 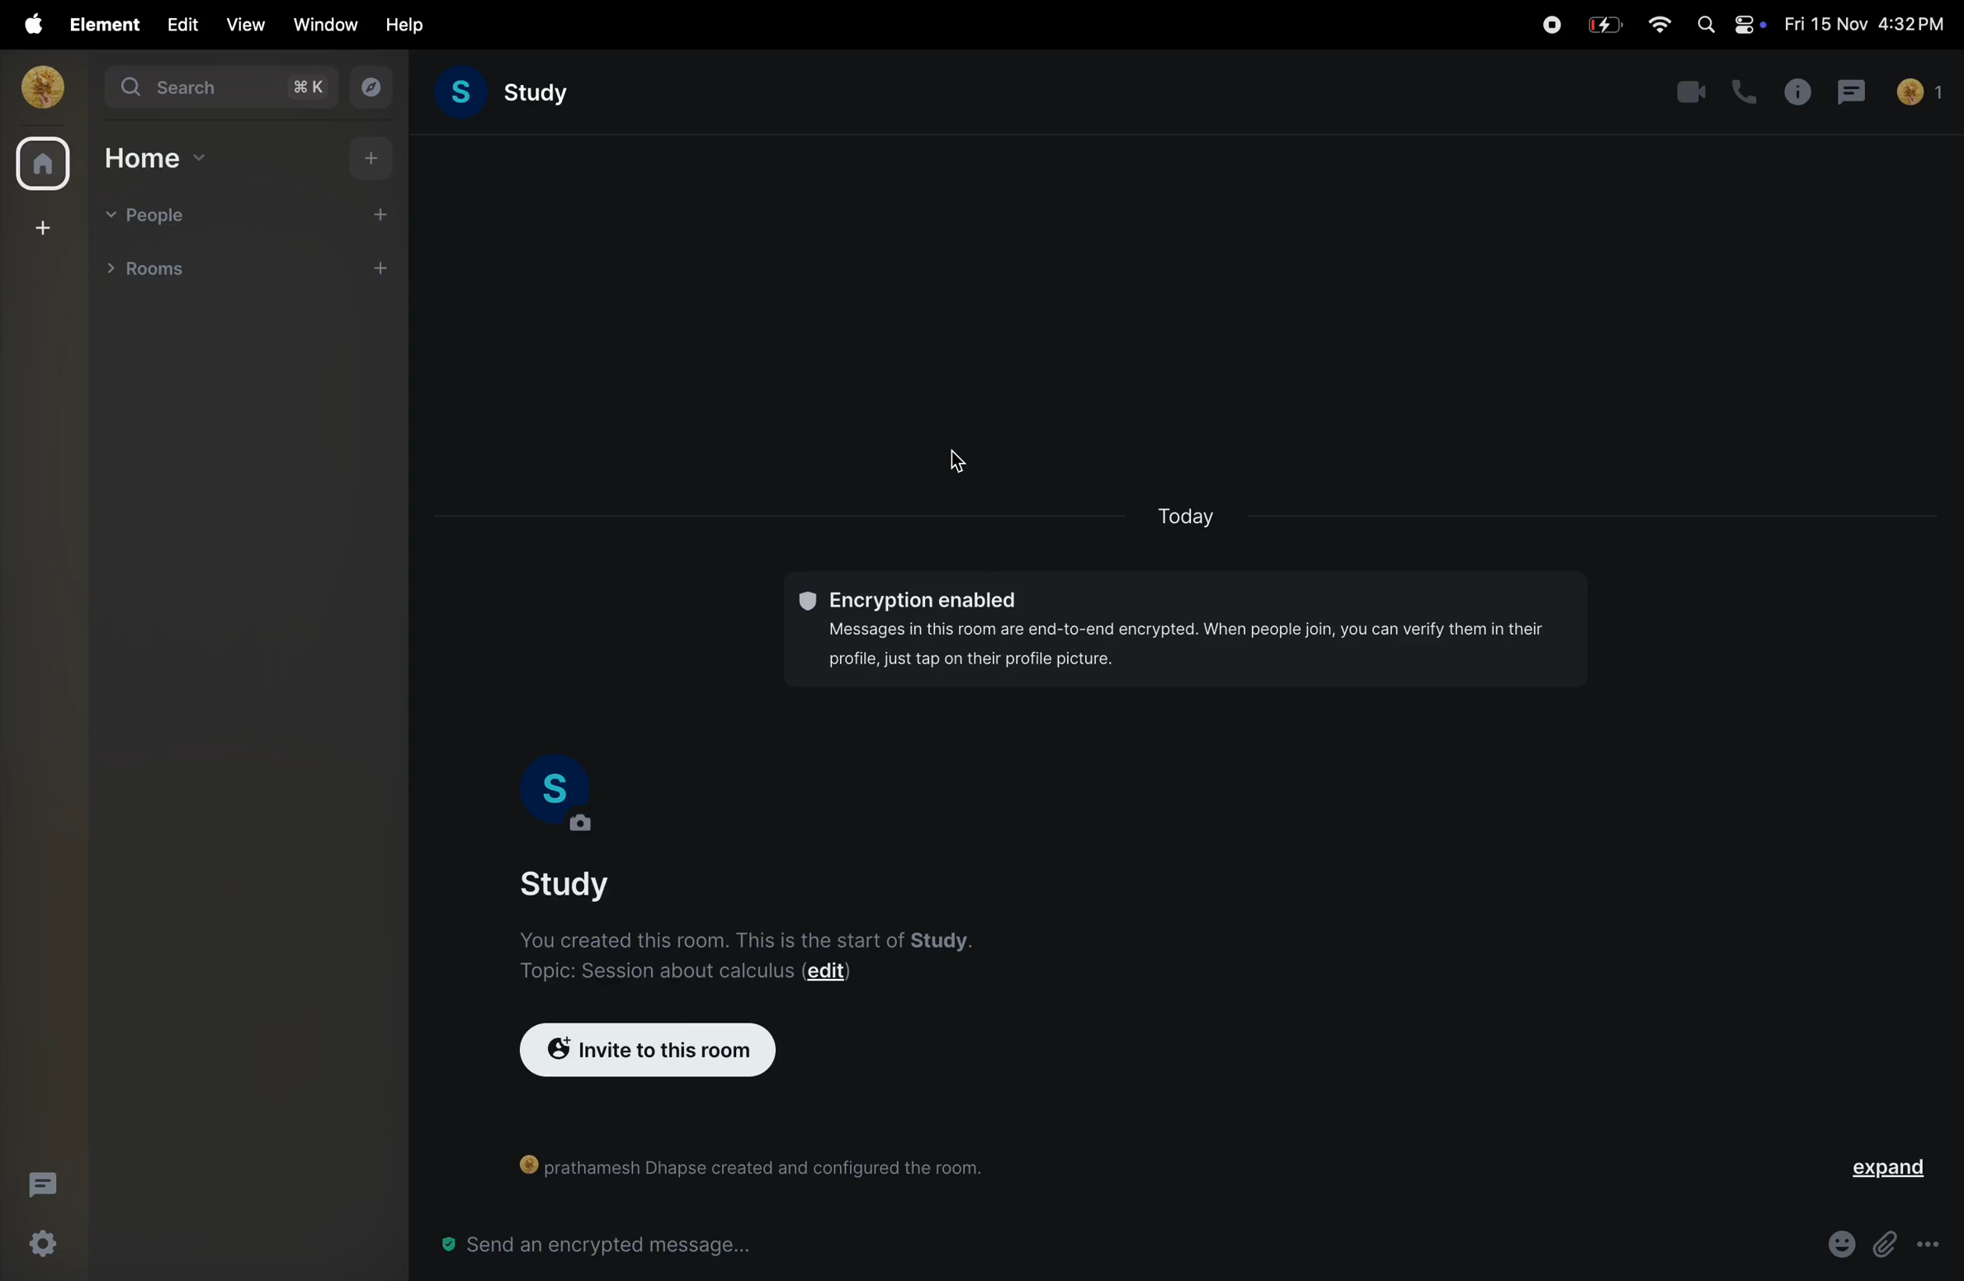 I want to click on add rooms, so click(x=386, y=271).